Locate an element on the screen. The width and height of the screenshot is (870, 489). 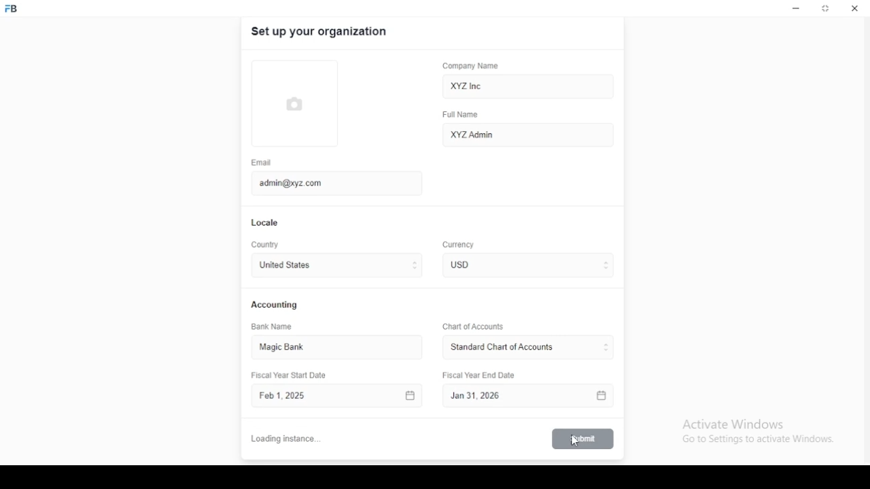
admin@xyz.com is located at coordinates (330, 182).